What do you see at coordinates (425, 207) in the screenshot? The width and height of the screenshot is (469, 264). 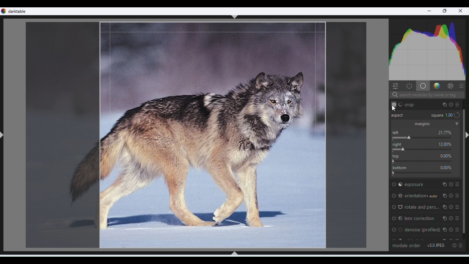 I see `Rotate and perspective` at bounding box center [425, 207].